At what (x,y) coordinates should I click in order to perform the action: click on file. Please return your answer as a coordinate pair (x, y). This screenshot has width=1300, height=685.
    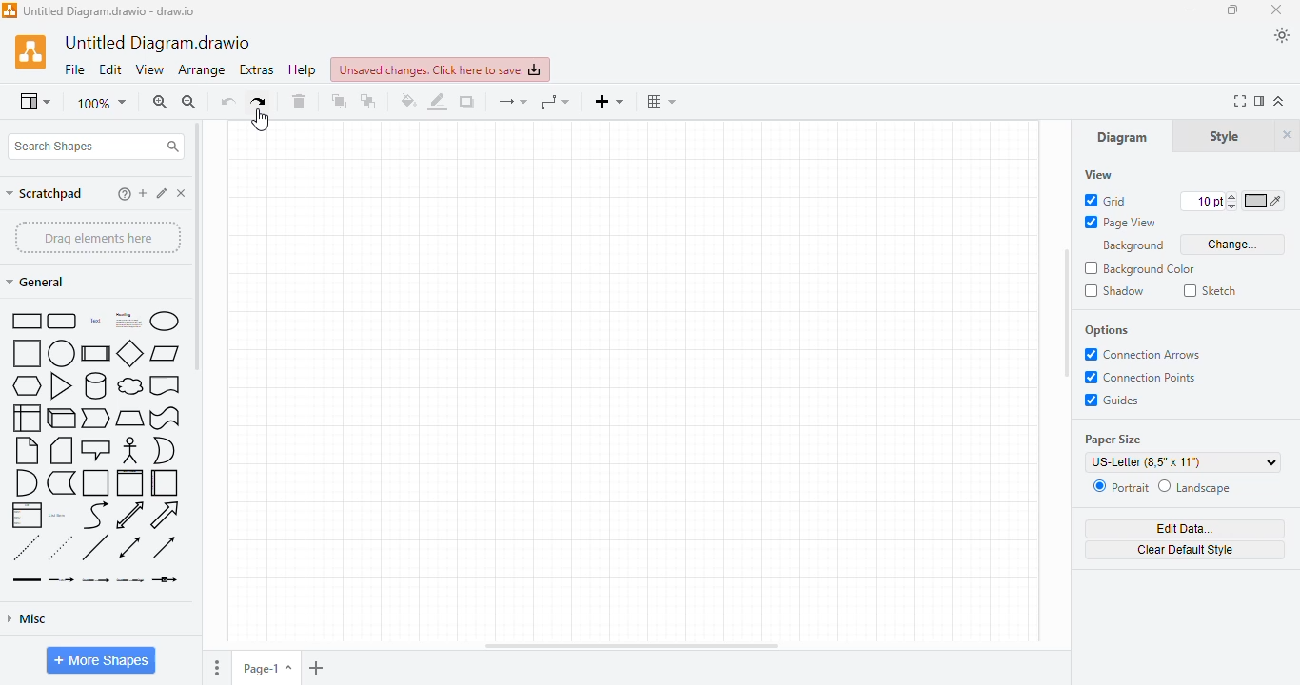
    Looking at the image, I should click on (75, 69).